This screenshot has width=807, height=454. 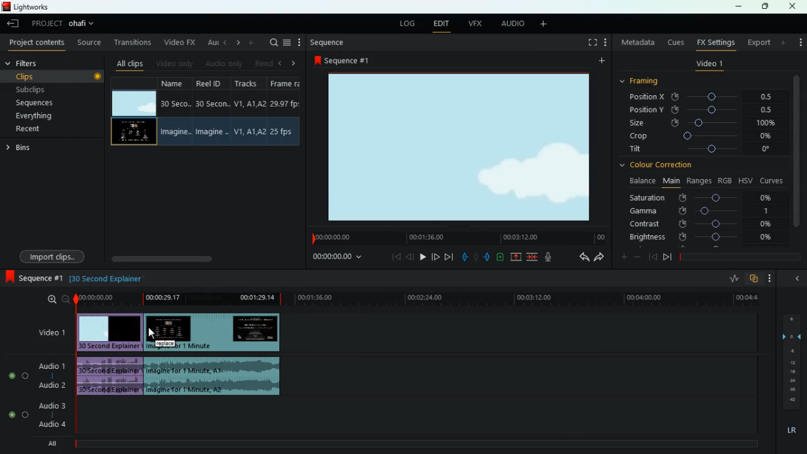 I want to click on audio 2, so click(x=50, y=385).